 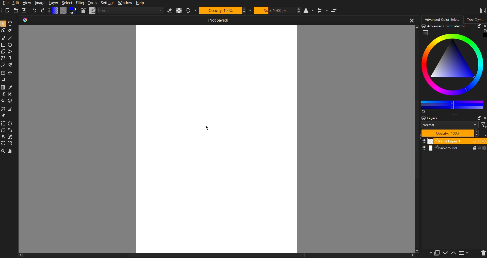 What do you see at coordinates (216, 255) in the screenshot?
I see `` at bounding box center [216, 255].